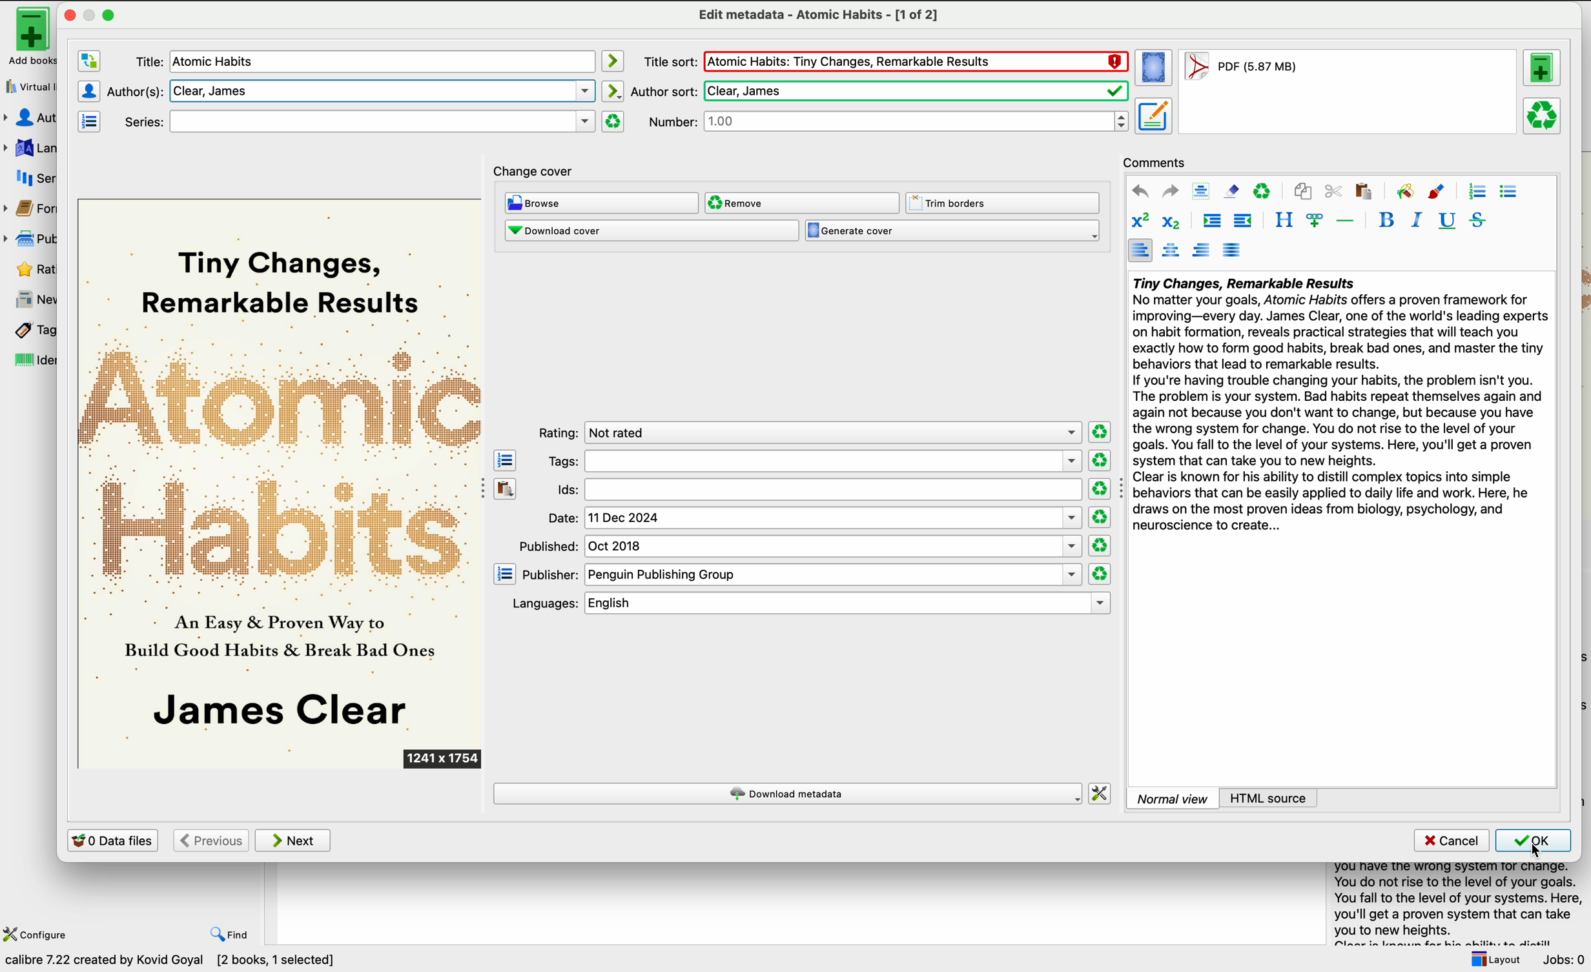 The image size is (1591, 972). I want to click on Cursor, so click(1534, 854).